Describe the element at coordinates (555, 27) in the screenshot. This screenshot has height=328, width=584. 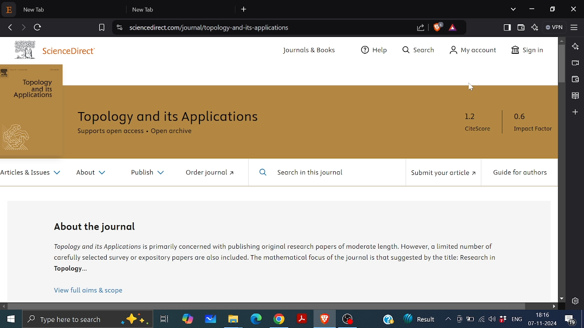
I see `VPN` at that location.